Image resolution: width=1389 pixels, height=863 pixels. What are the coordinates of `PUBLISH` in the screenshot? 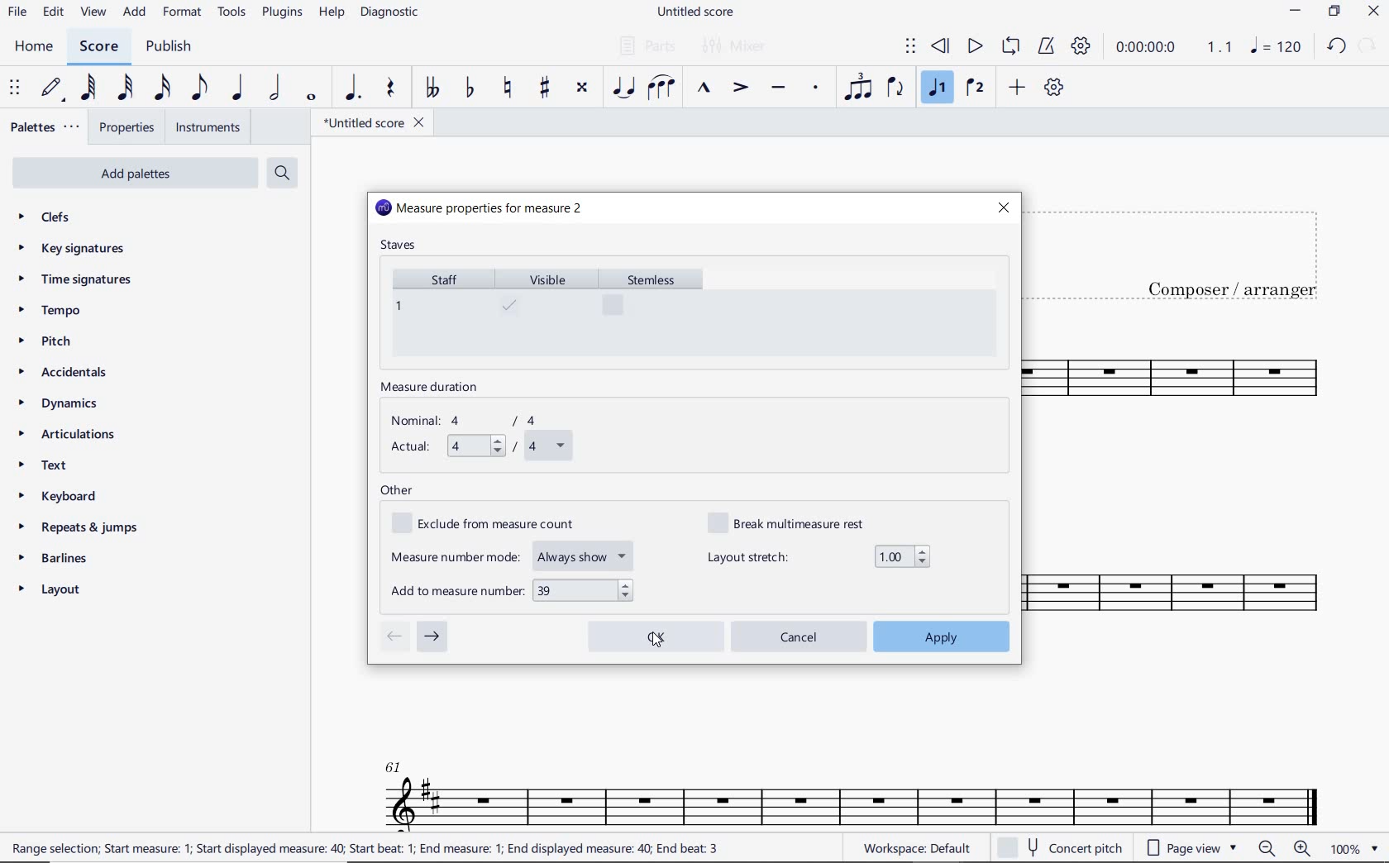 It's located at (169, 48).